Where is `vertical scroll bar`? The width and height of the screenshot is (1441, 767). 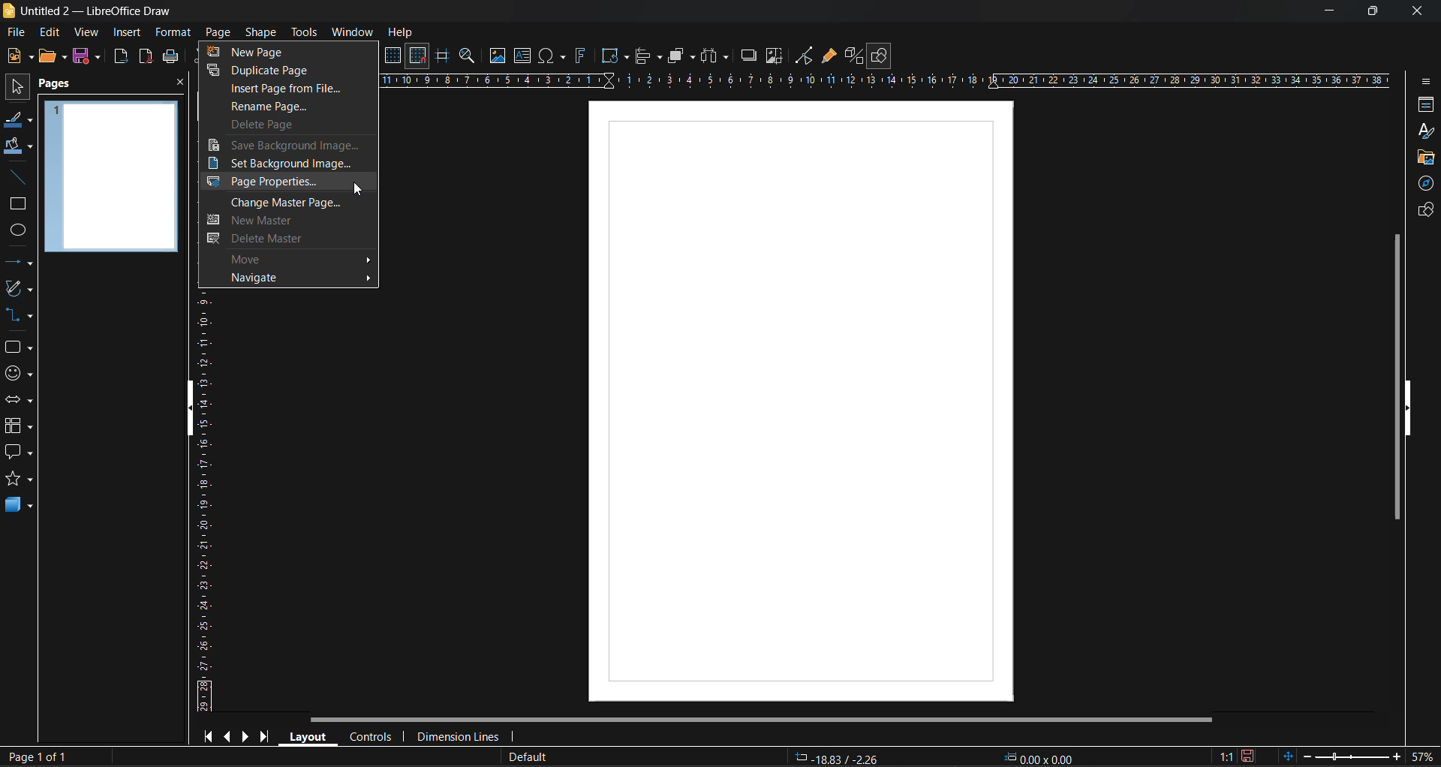
vertical scroll bar is located at coordinates (1391, 377).